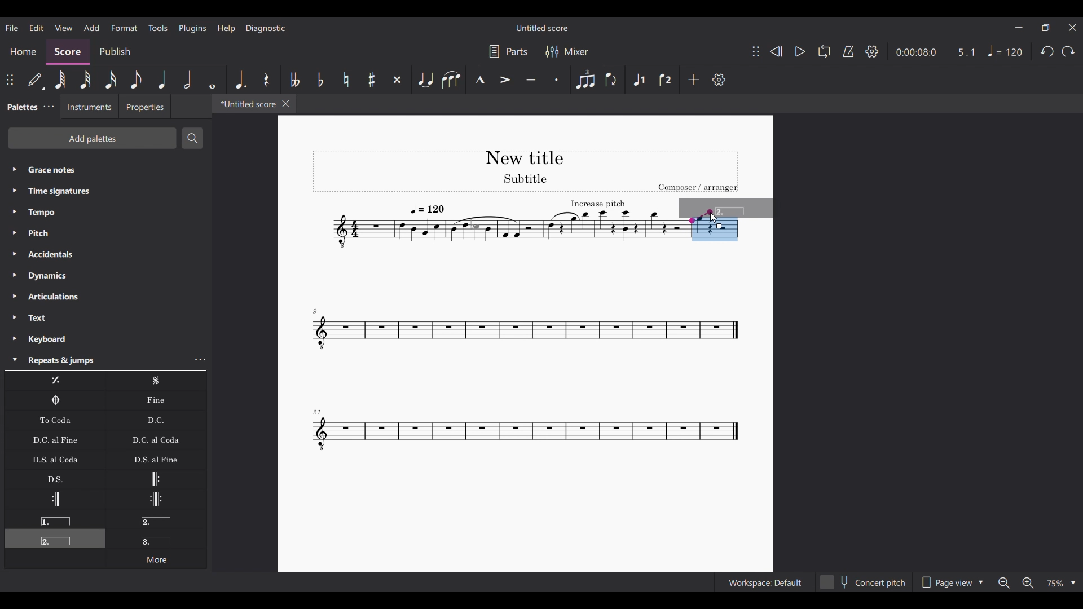 The height and width of the screenshot is (609, 1083). Describe the element at coordinates (55, 420) in the screenshot. I see `To Coda` at that location.